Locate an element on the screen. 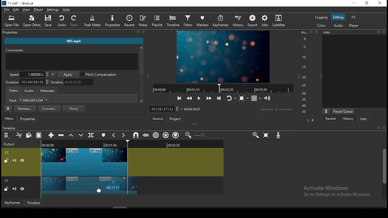  open file is located at coordinates (12, 20).